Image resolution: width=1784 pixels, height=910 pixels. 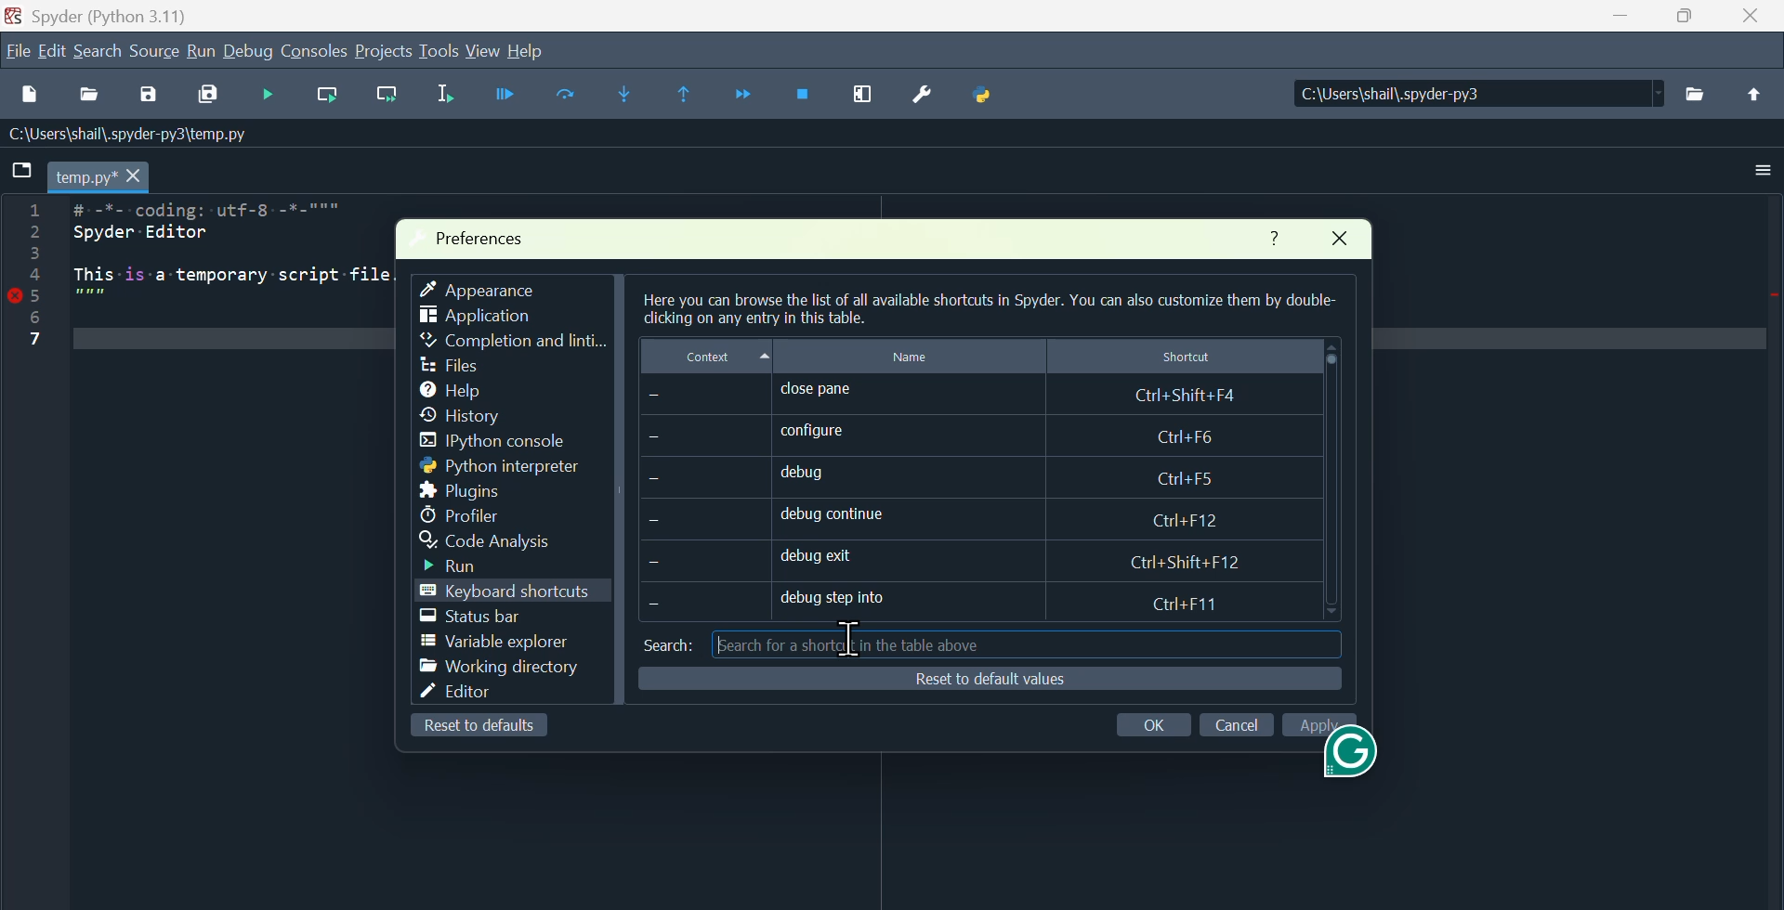 What do you see at coordinates (981, 679) in the screenshot?
I see `Reset to default values` at bounding box center [981, 679].